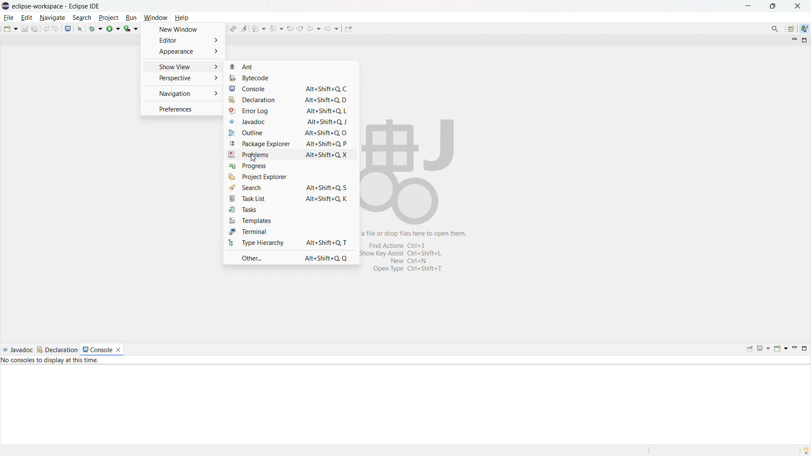 This screenshot has width=811, height=456. Describe the element at coordinates (259, 28) in the screenshot. I see `next annotation` at that location.